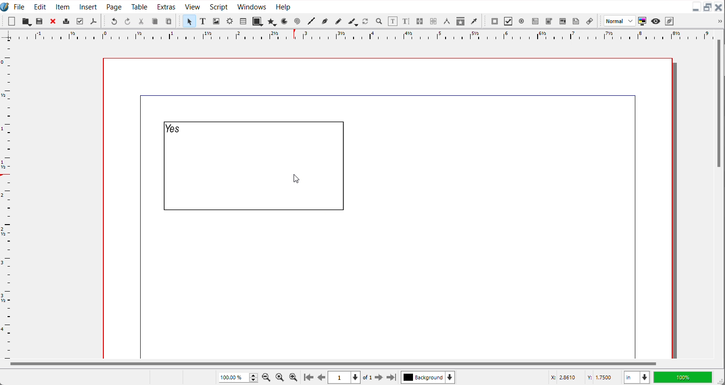 The width and height of the screenshot is (725, 385). Describe the element at coordinates (63, 7) in the screenshot. I see `Item` at that location.